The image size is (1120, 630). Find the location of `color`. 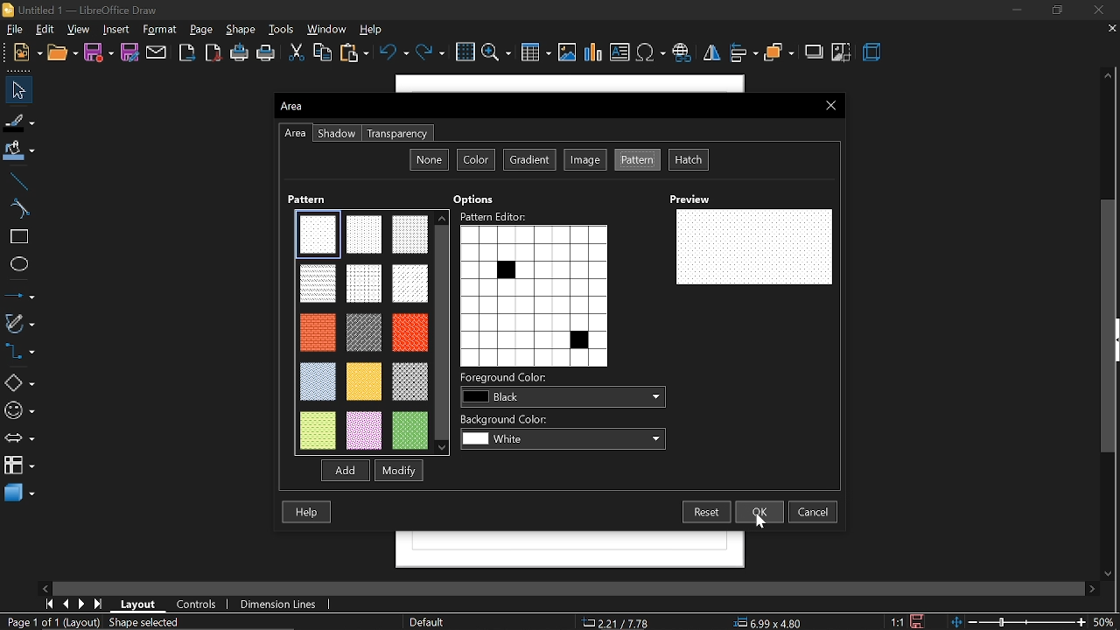

color is located at coordinates (474, 161).